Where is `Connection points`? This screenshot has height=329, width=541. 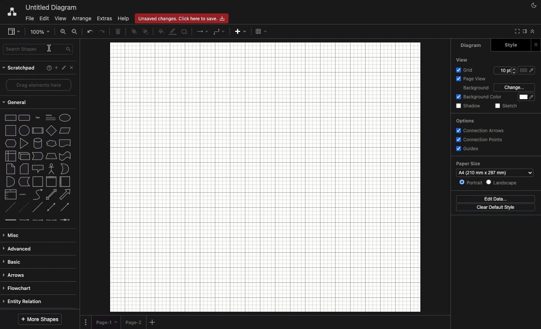 Connection points is located at coordinates (479, 140).